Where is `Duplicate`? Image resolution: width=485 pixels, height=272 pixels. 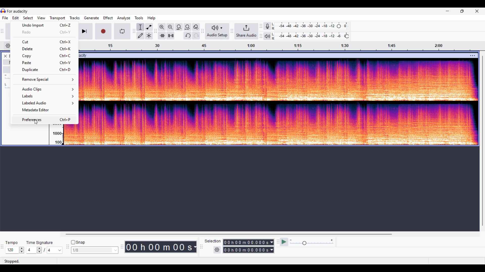 Duplicate is located at coordinates (45, 70).